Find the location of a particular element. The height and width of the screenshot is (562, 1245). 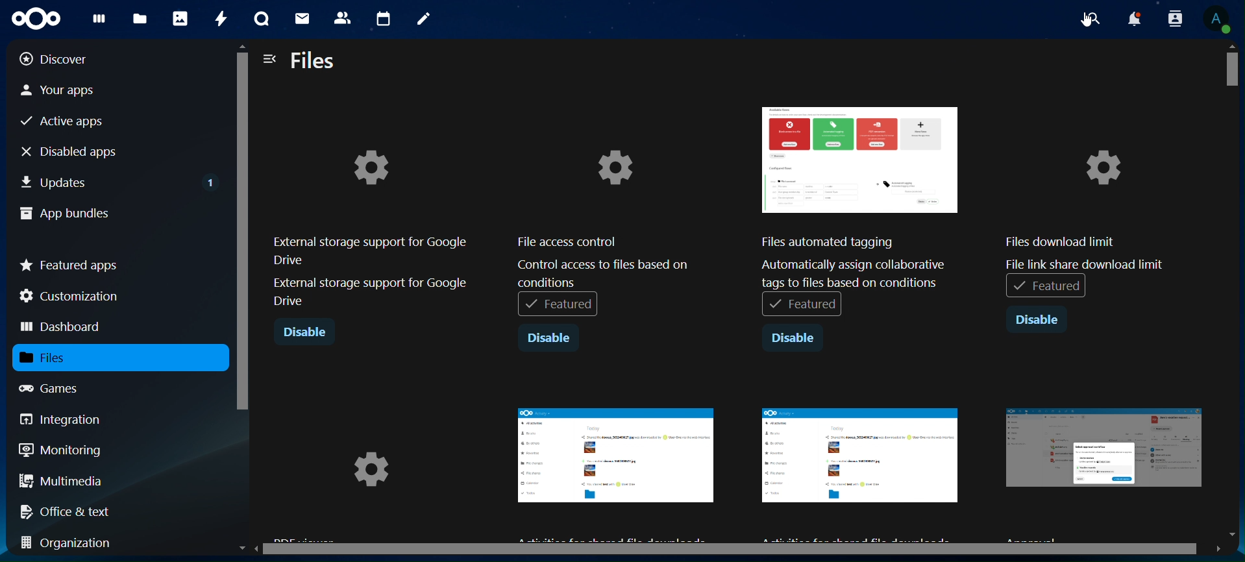

files is located at coordinates (142, 18).